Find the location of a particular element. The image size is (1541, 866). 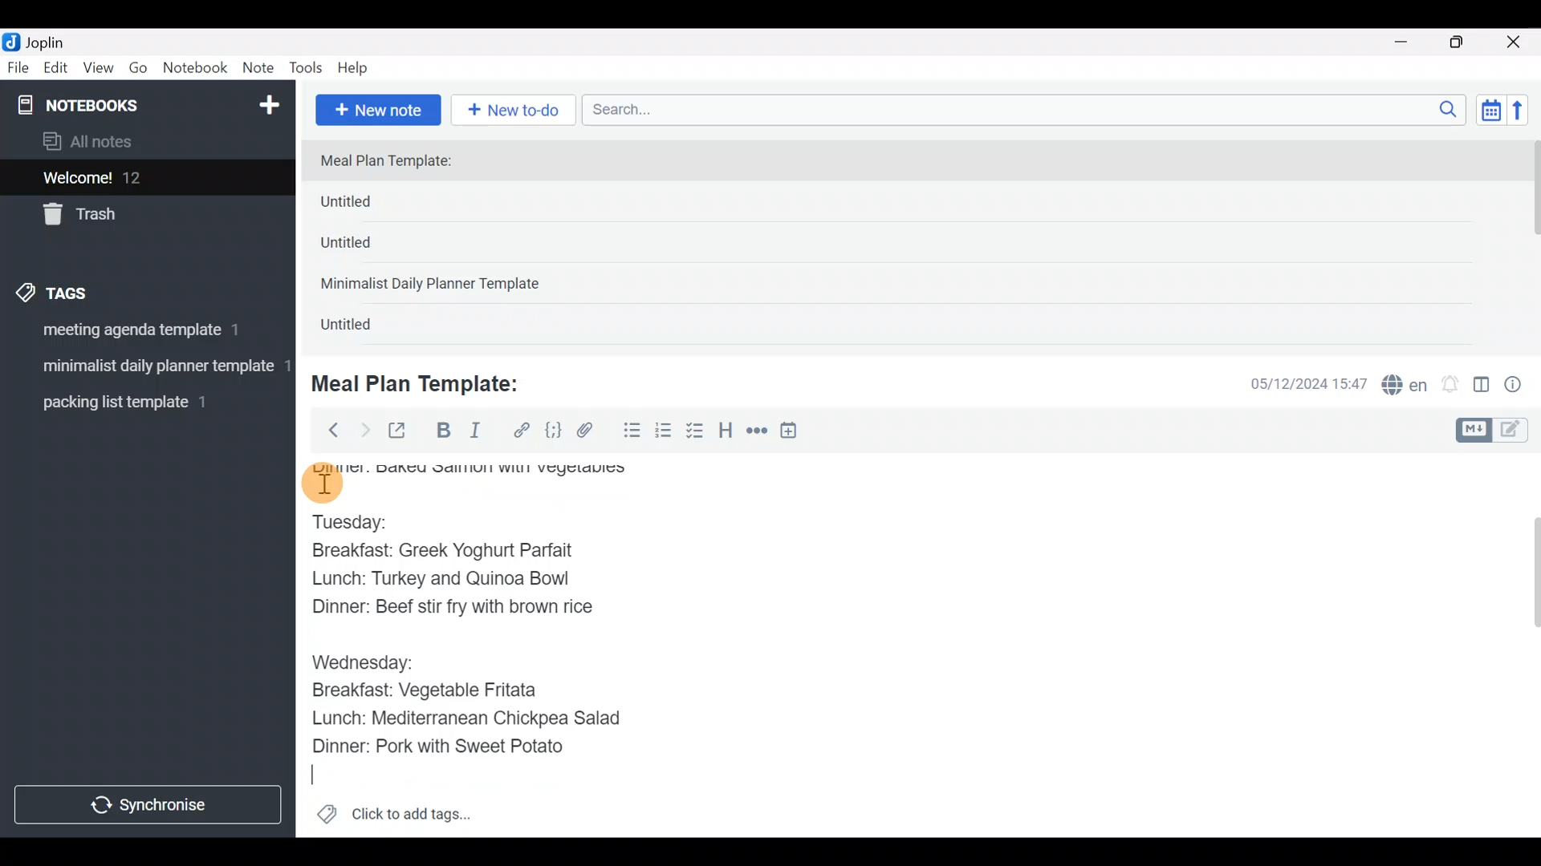

Spelling is located at coordinates (1405, 386).